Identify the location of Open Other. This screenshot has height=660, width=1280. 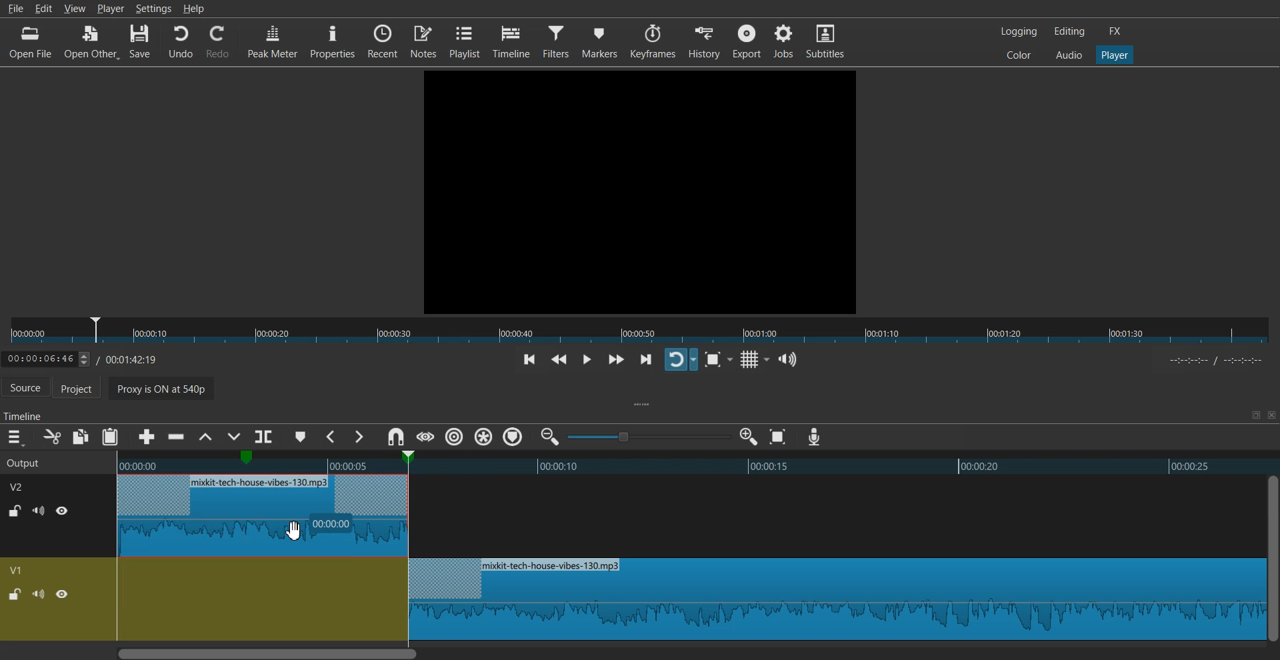
(91, 43).